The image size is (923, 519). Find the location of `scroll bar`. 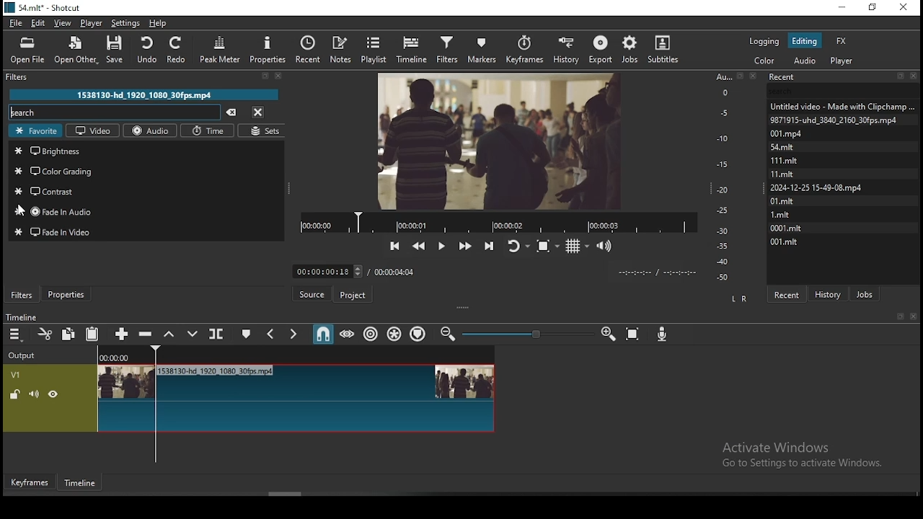

scroll bar is located at coordinates (288, 492).